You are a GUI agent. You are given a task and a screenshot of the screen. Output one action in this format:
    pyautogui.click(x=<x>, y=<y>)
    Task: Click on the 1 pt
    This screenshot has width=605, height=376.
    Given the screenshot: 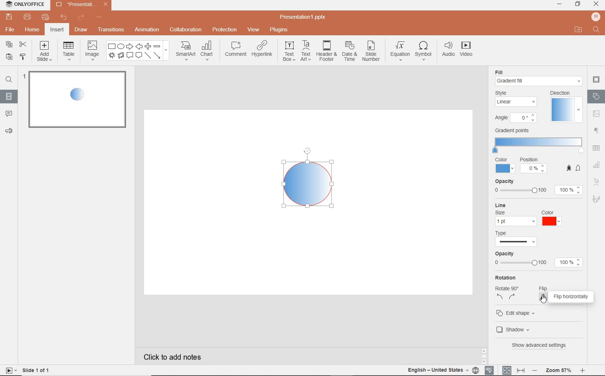 What is the action you would take?
    pyautogui.click(x=515, y=221)
    